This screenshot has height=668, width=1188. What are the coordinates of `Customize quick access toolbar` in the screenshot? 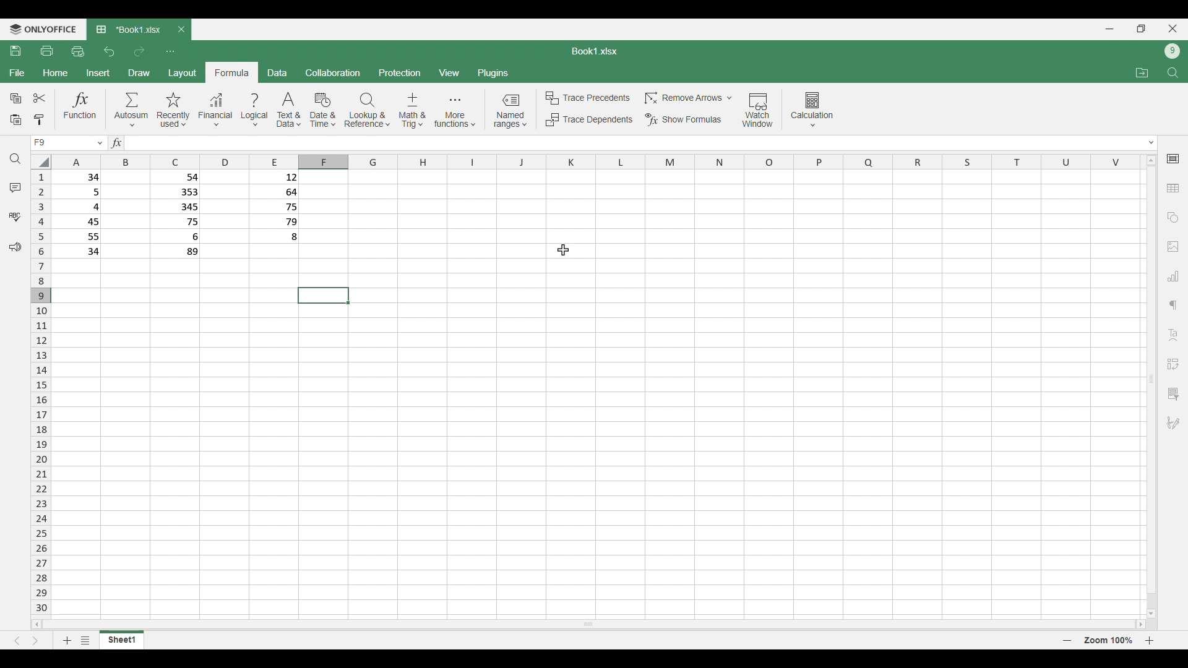 It's located at (170, 52).